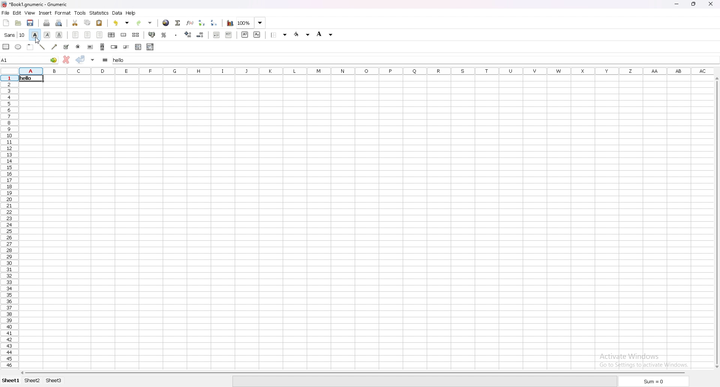 This screenshot has width=720, height=387. Describe the element at coordinates (19, 23) in the screenshot. I see `open` at that location.